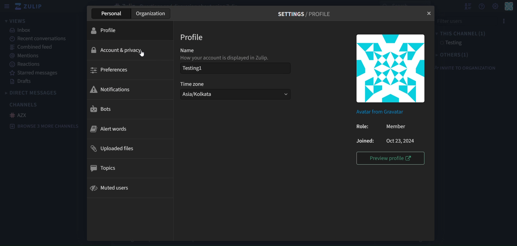 The image size is (517, 246). I want to click on preview profile, so click(389, 157).